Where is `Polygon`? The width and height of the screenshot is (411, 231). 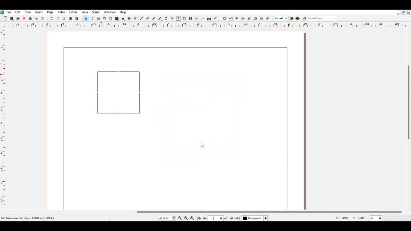
Polygon is located at coordinates (123, 19).